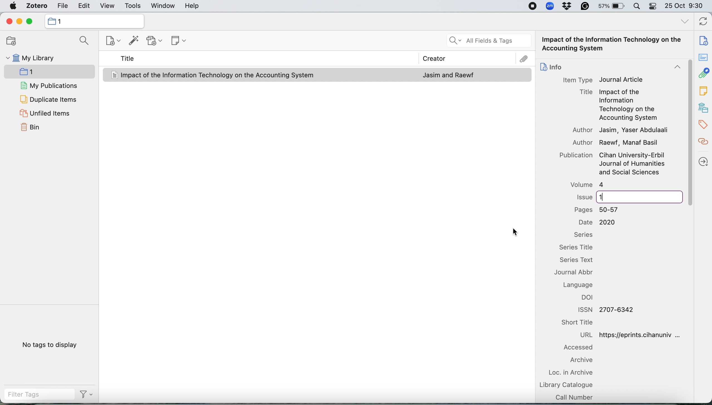 This screenshot has width=712, height=405. I want to click on 25 Oct 9:30, so click(686, 6).